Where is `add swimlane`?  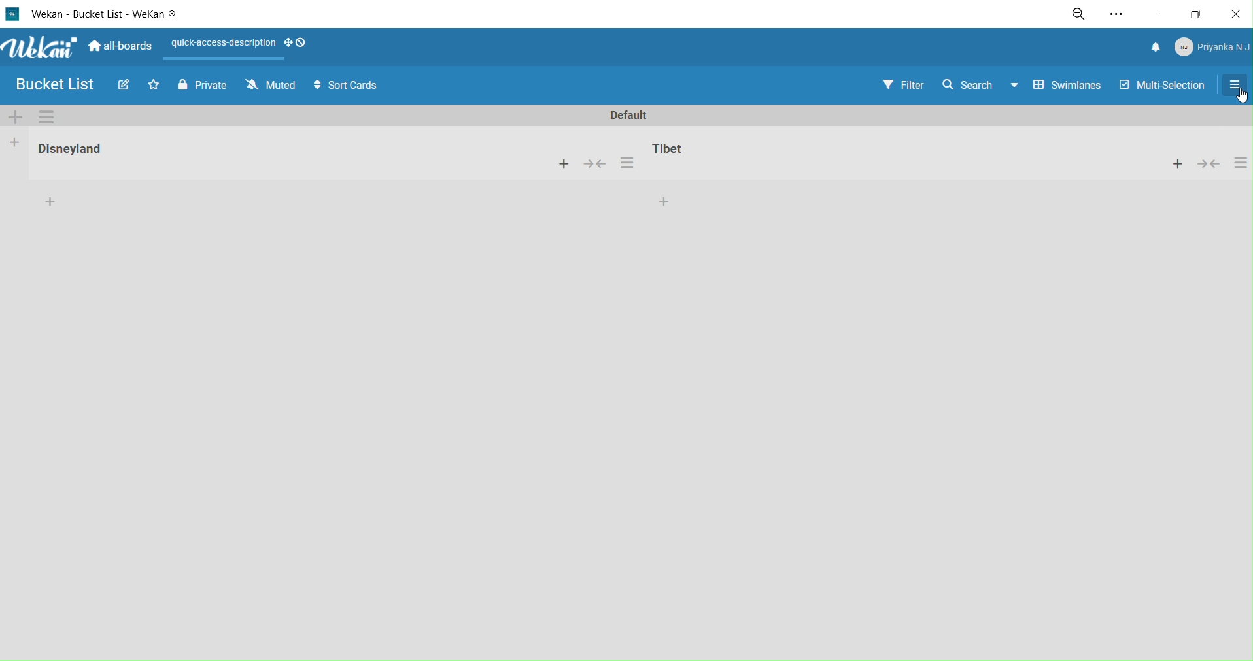 add swimlane is located at coordinates (17, 116).